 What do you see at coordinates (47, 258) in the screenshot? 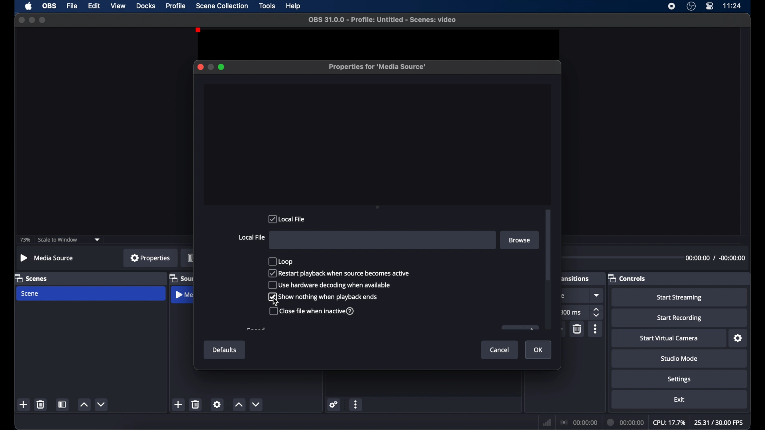
I see `no source selected` at bounding box center [47, 258].